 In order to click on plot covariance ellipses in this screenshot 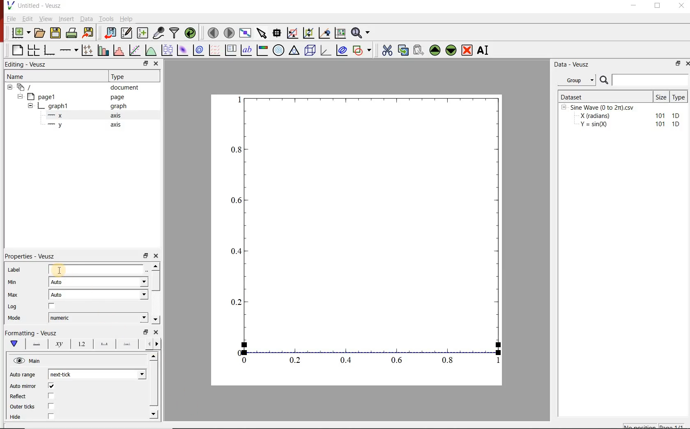, I will do `click(341, 50)`.